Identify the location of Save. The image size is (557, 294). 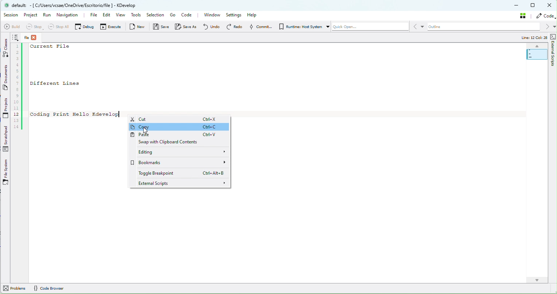
(161, 28).